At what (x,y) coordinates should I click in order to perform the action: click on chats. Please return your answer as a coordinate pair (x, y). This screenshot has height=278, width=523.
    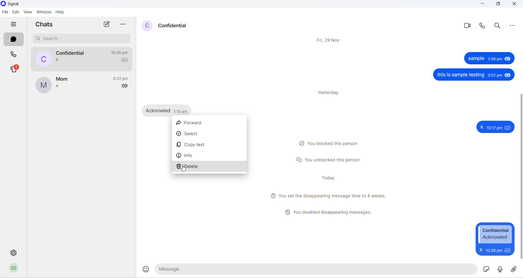
    Looking at the image, I should click on (13, 39).